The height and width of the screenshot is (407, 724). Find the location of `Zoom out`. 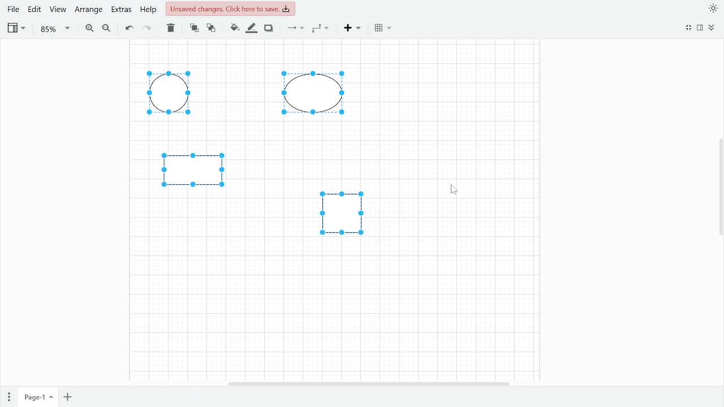

Zoom out is located at coordinates (106, 29).